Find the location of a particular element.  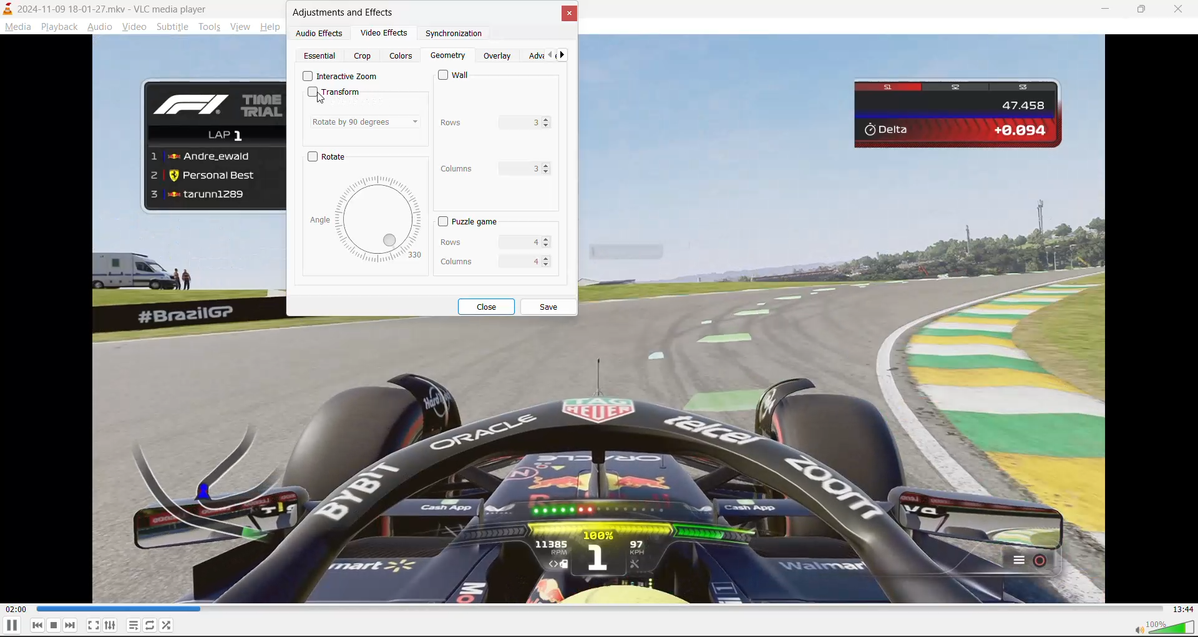

current track time is located at coordinates (15, 610).